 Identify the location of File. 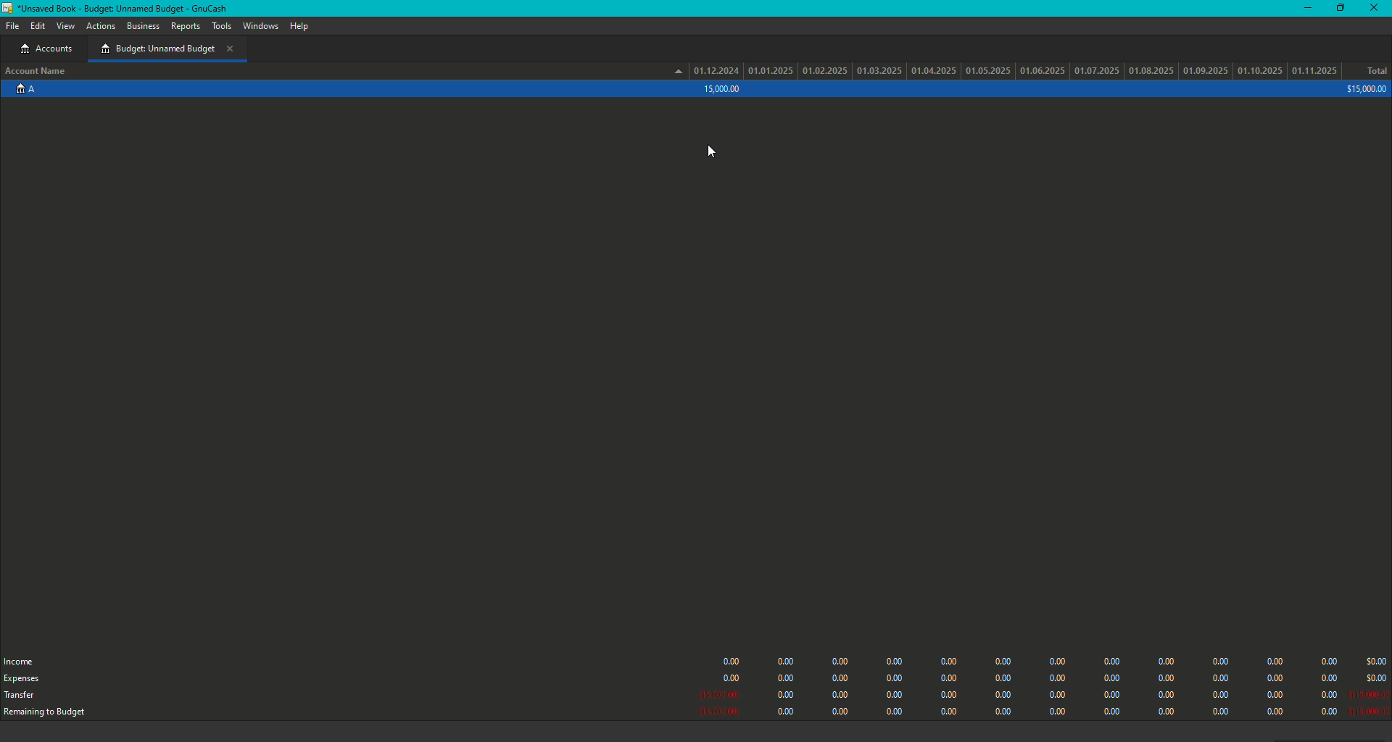
(11, 25).